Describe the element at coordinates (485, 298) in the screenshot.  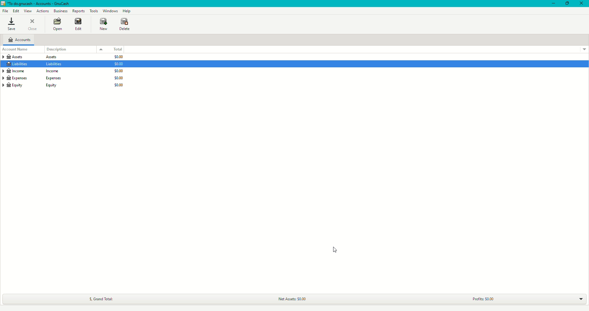
I see `Profits` at that location.